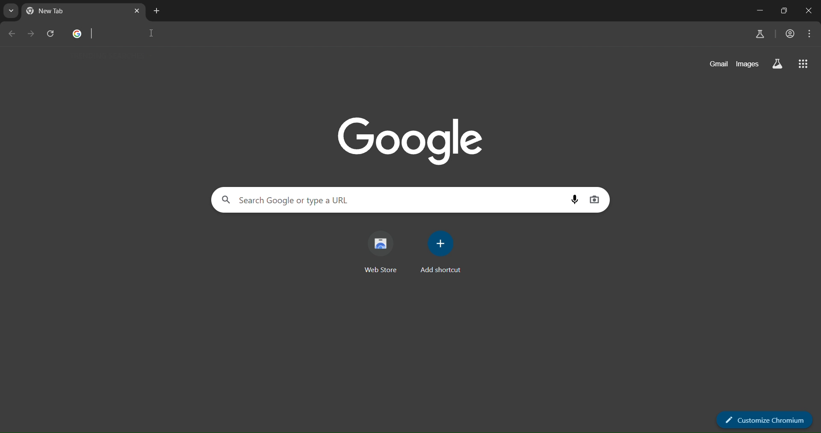 This screenshot has width=821, height=433. Describe the element at coordinates (777, 64) in the screenshot. I see `search labs` at that location.